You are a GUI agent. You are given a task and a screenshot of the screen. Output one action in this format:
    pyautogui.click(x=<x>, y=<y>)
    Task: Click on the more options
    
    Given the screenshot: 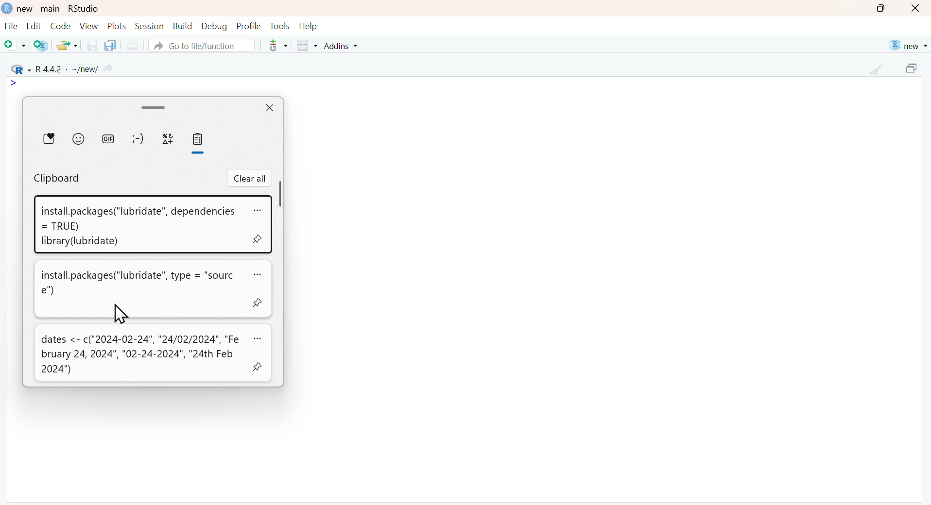 What is the action you would take?
    pyautogui.click(x=275, y=45)
    